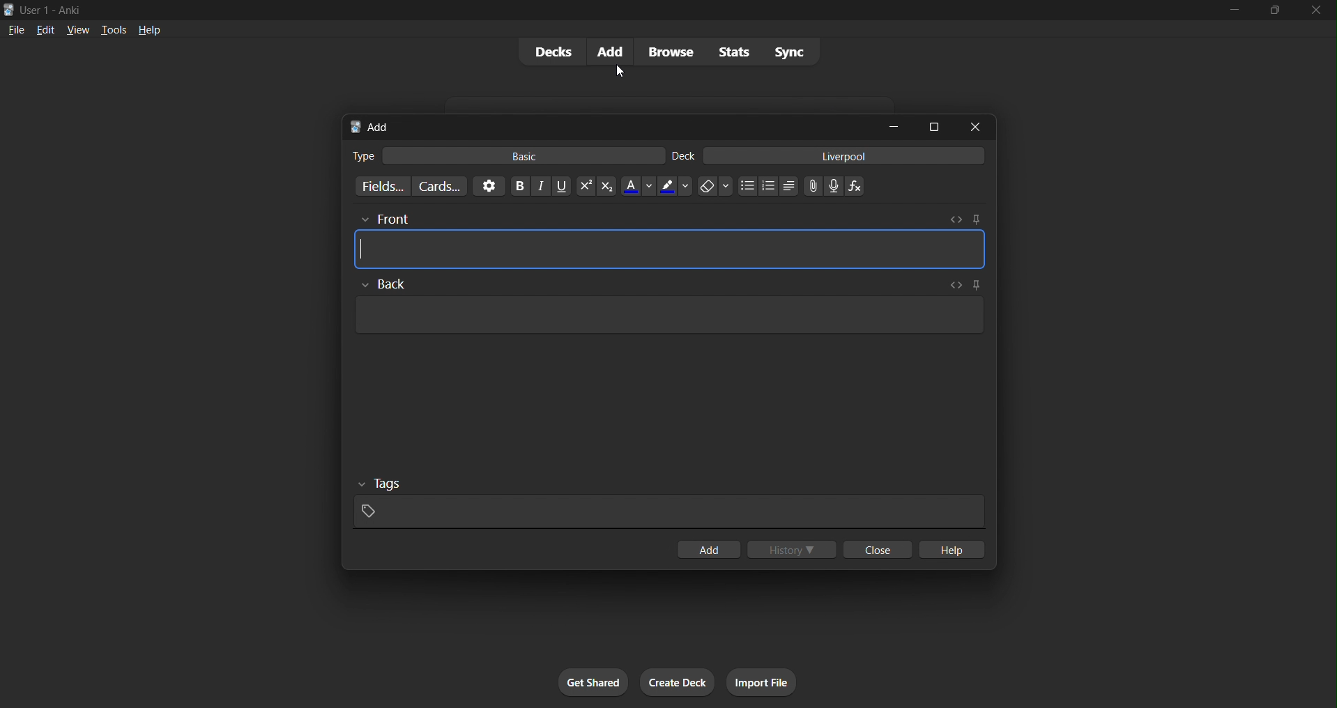 The image size is (1337, 708). I want to click on add title bar, so click(602, 125).